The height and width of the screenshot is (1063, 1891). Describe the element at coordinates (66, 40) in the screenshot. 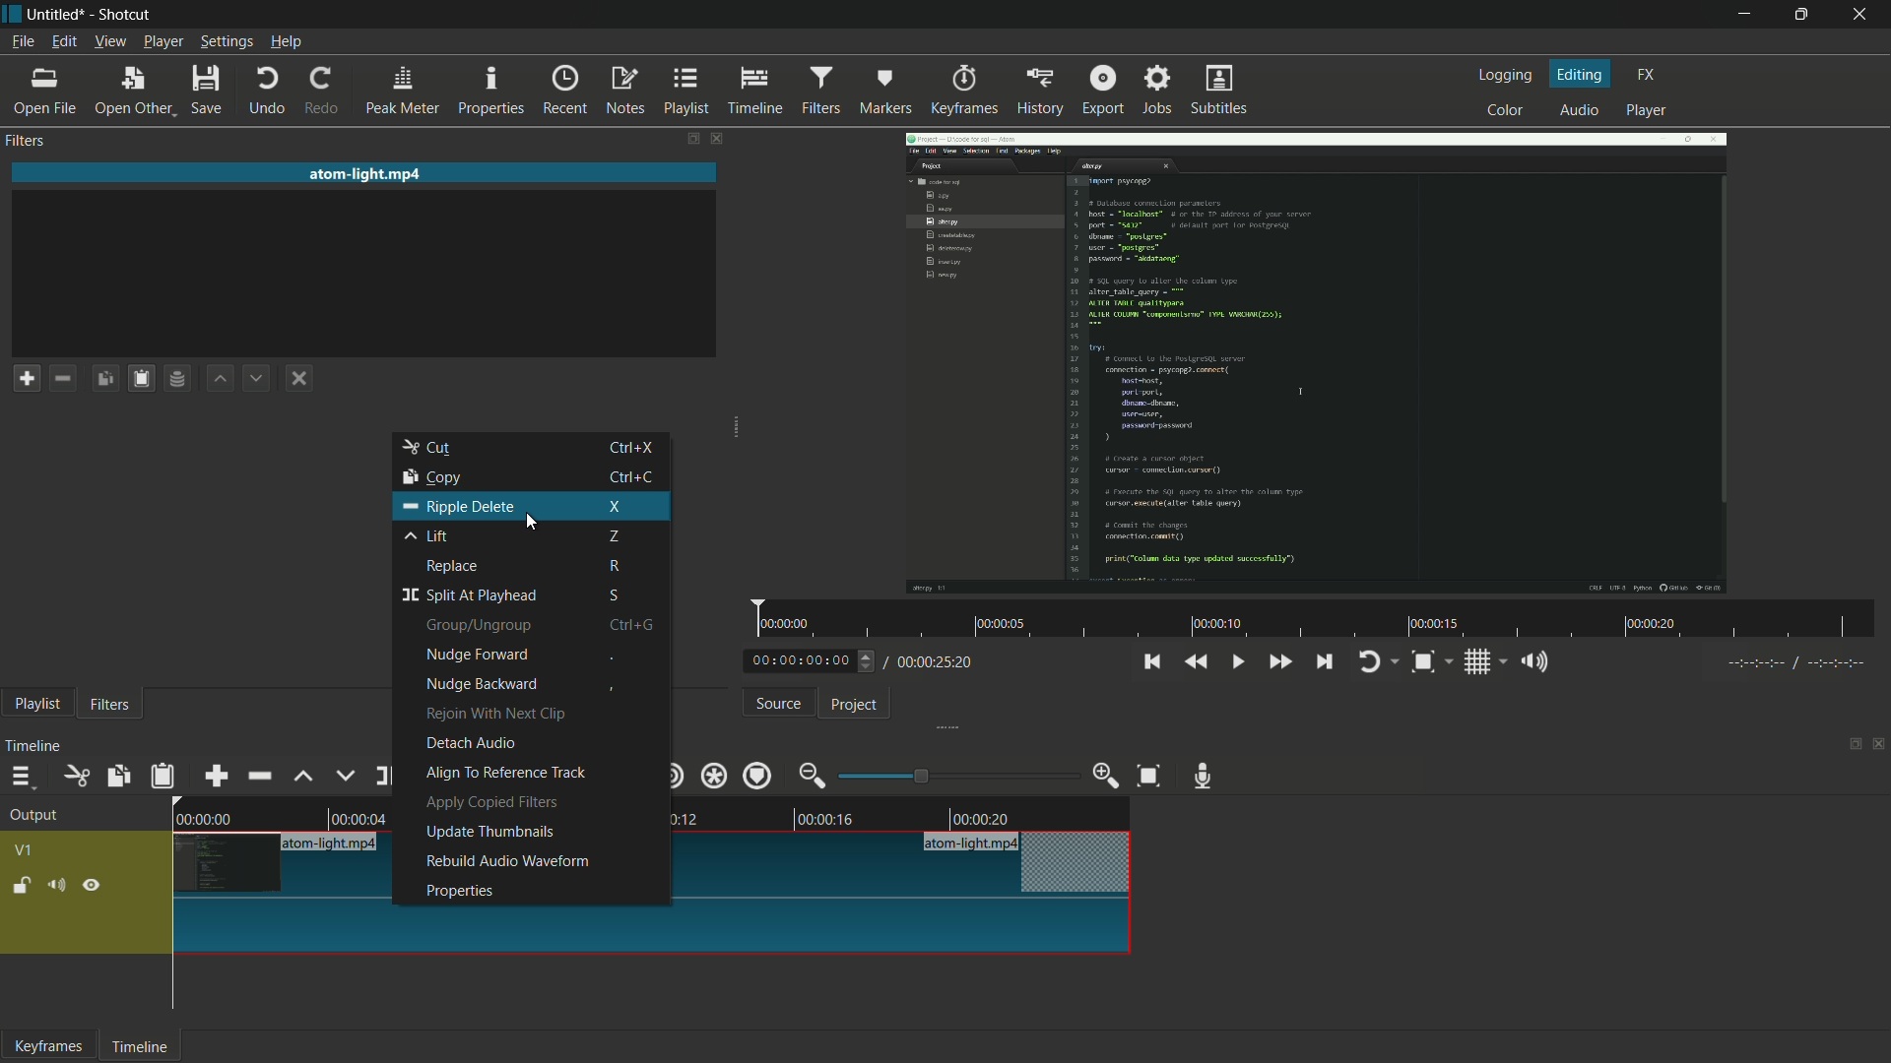

I see `edit menu` at that location.